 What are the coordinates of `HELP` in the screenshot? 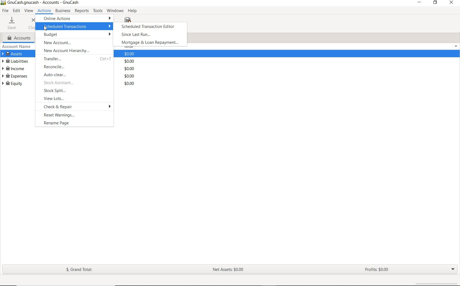 It's located at (133, 10).